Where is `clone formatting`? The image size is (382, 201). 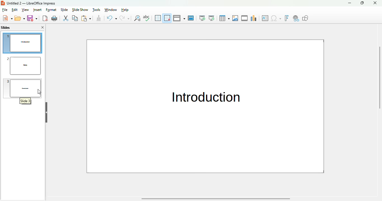 clone formatting is located at coordinates (99, 18).